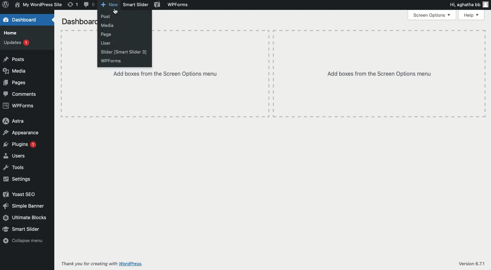  I want to click on Help, so click(472, 15).